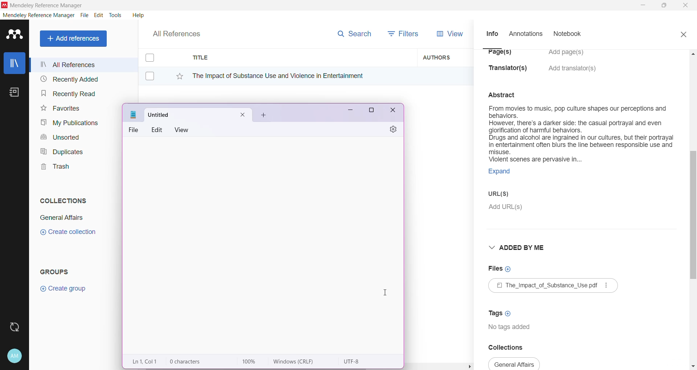  What do you see at coordinates (499, 55) in the screenshot?
I see `Page(s)` at bounding box center [499, 55].